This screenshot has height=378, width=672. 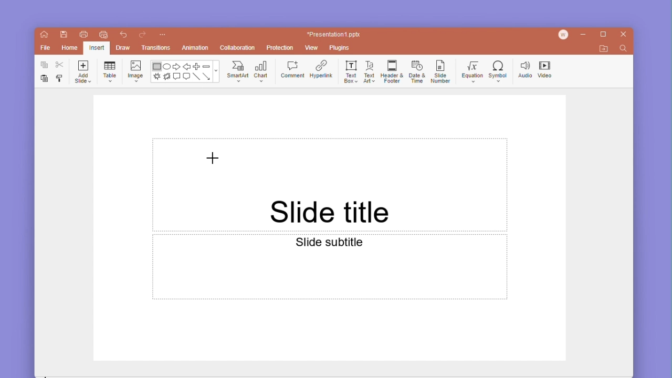 I want to click on comment text box, so click(x=176, y=77).